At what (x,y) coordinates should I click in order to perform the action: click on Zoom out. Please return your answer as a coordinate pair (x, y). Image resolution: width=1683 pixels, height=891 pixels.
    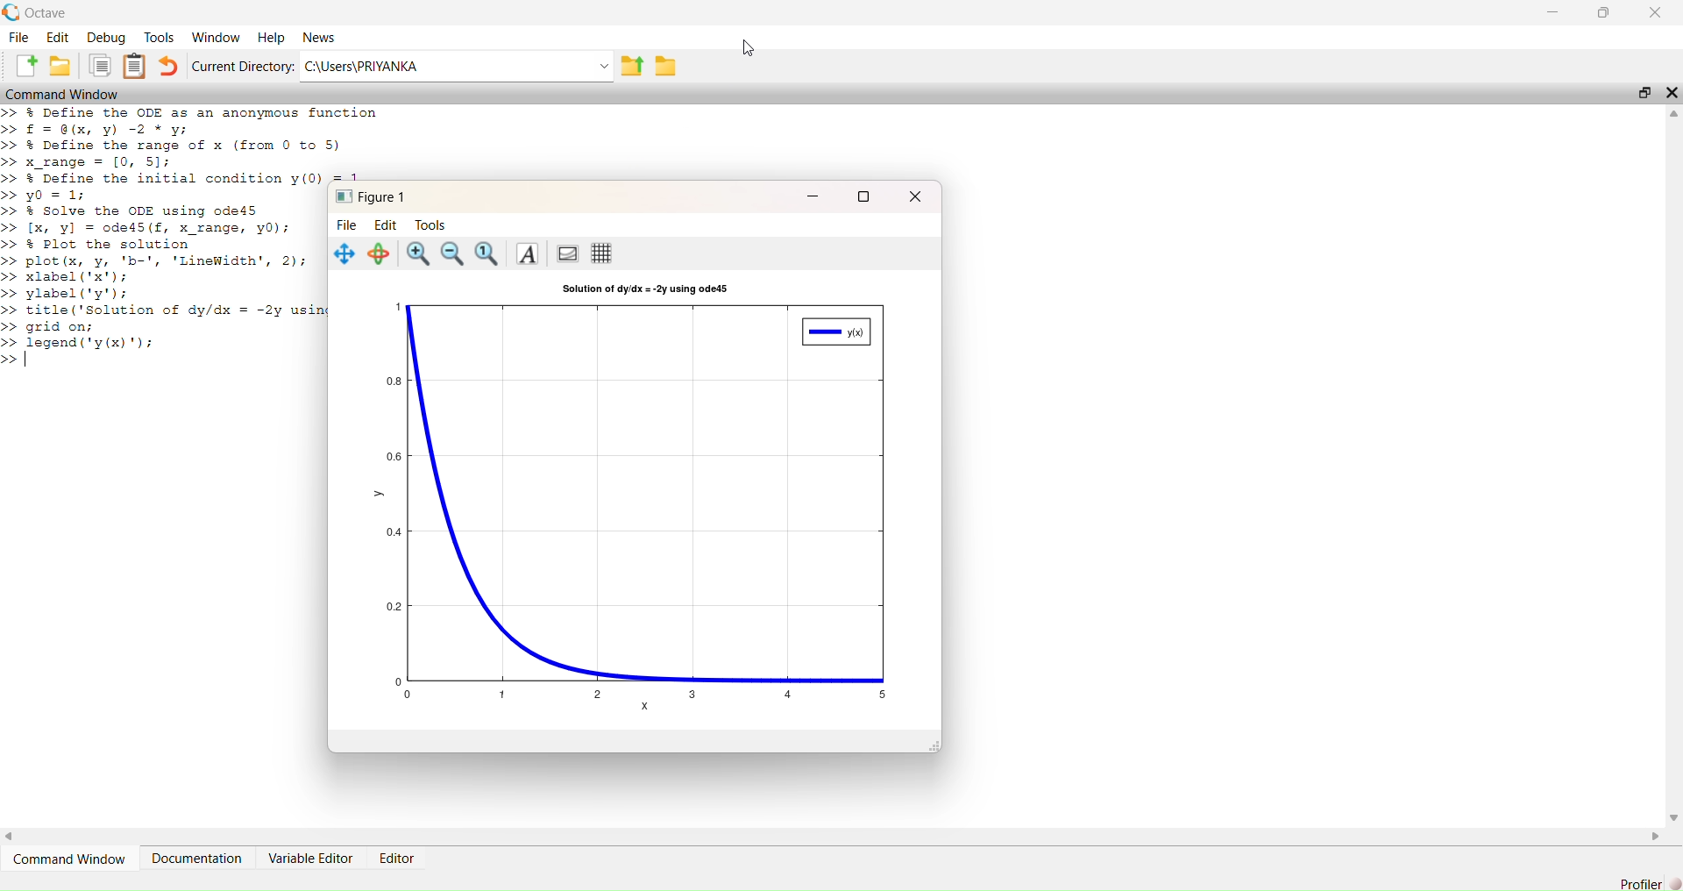
    Looking at the image, I should click on (451, 253).